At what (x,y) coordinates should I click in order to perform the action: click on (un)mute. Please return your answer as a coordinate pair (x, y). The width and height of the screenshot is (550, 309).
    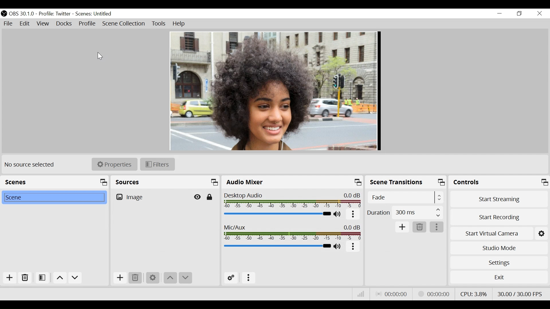
    Looking at the image, I should click on (339, 247).